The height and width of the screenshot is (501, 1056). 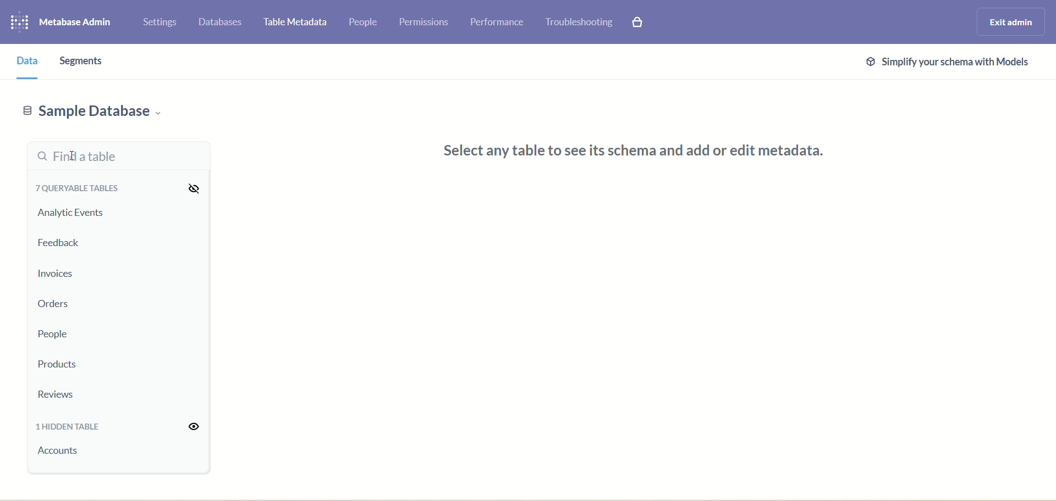 What do you see at coordinates (75, 154) in the screenshot?
I see `cursor` at bounding box center [75, 154].